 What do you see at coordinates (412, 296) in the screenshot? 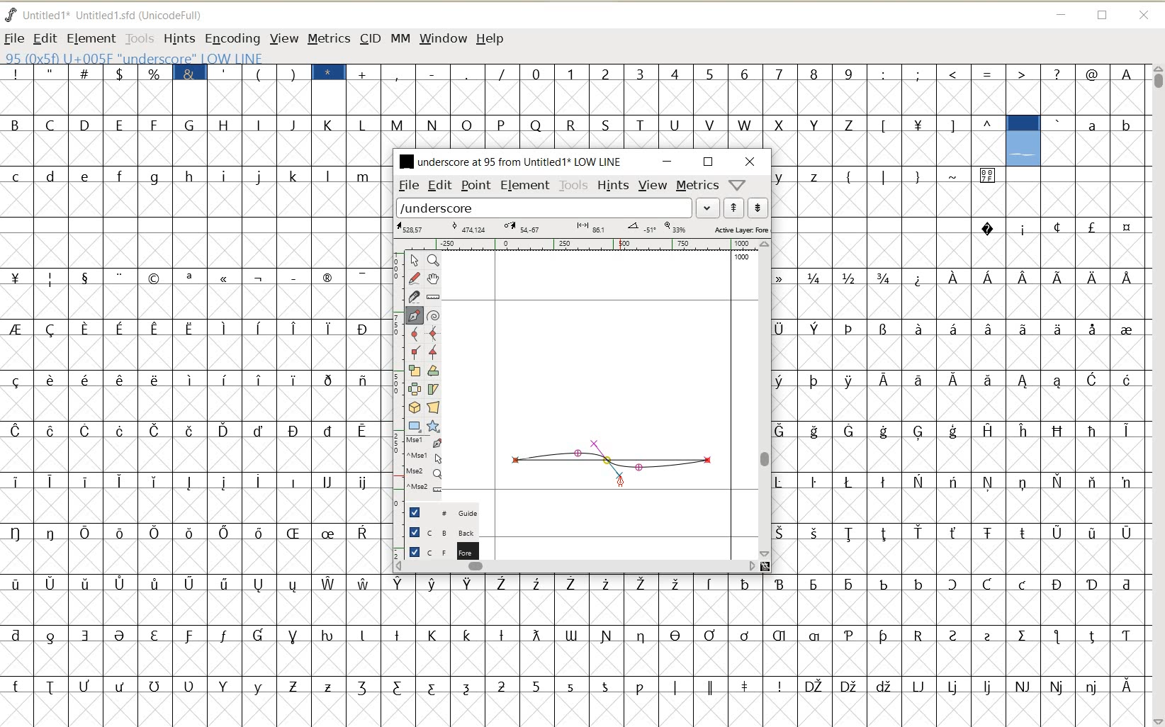
I see `cut splines in two` at bounding box center [412, 296].